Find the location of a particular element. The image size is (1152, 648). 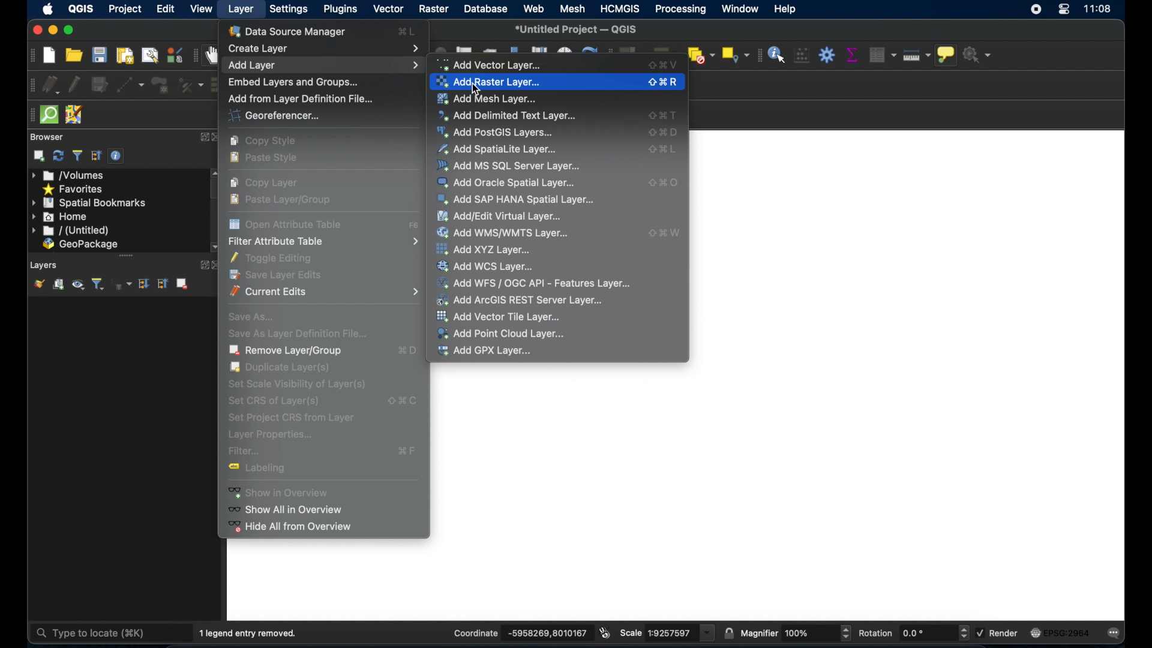

add wms/wmts layer is located at coordinates (665, 232).